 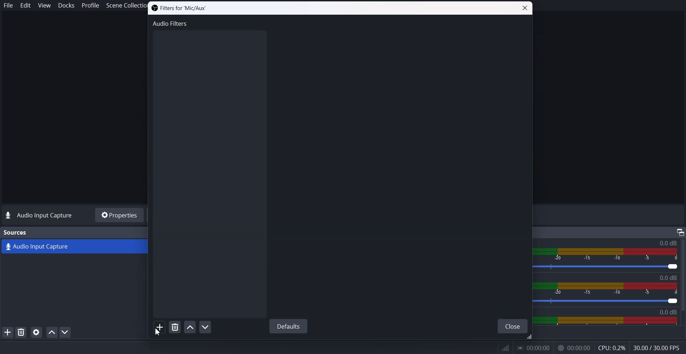 What do you see at coordinates (90, 5) in the screenshot?
I see `Profile` at bounding box center [90, 5].